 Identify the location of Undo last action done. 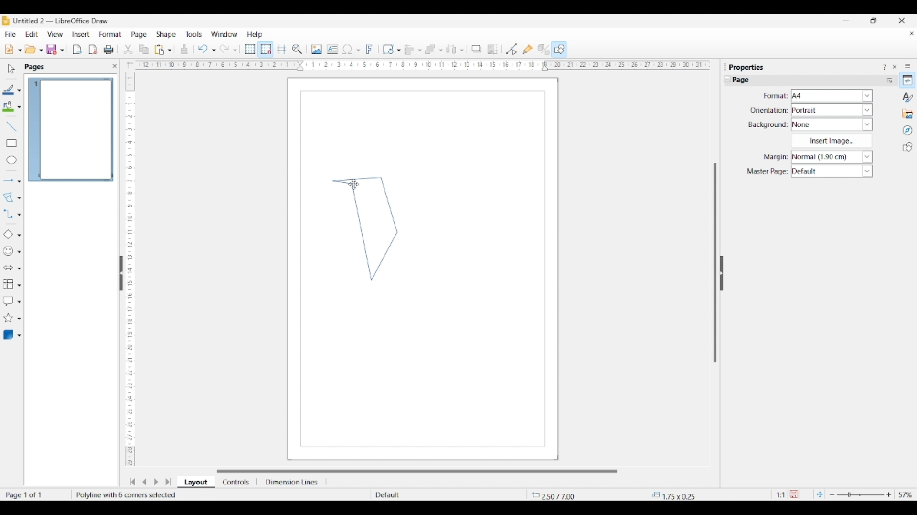
(203, 49).